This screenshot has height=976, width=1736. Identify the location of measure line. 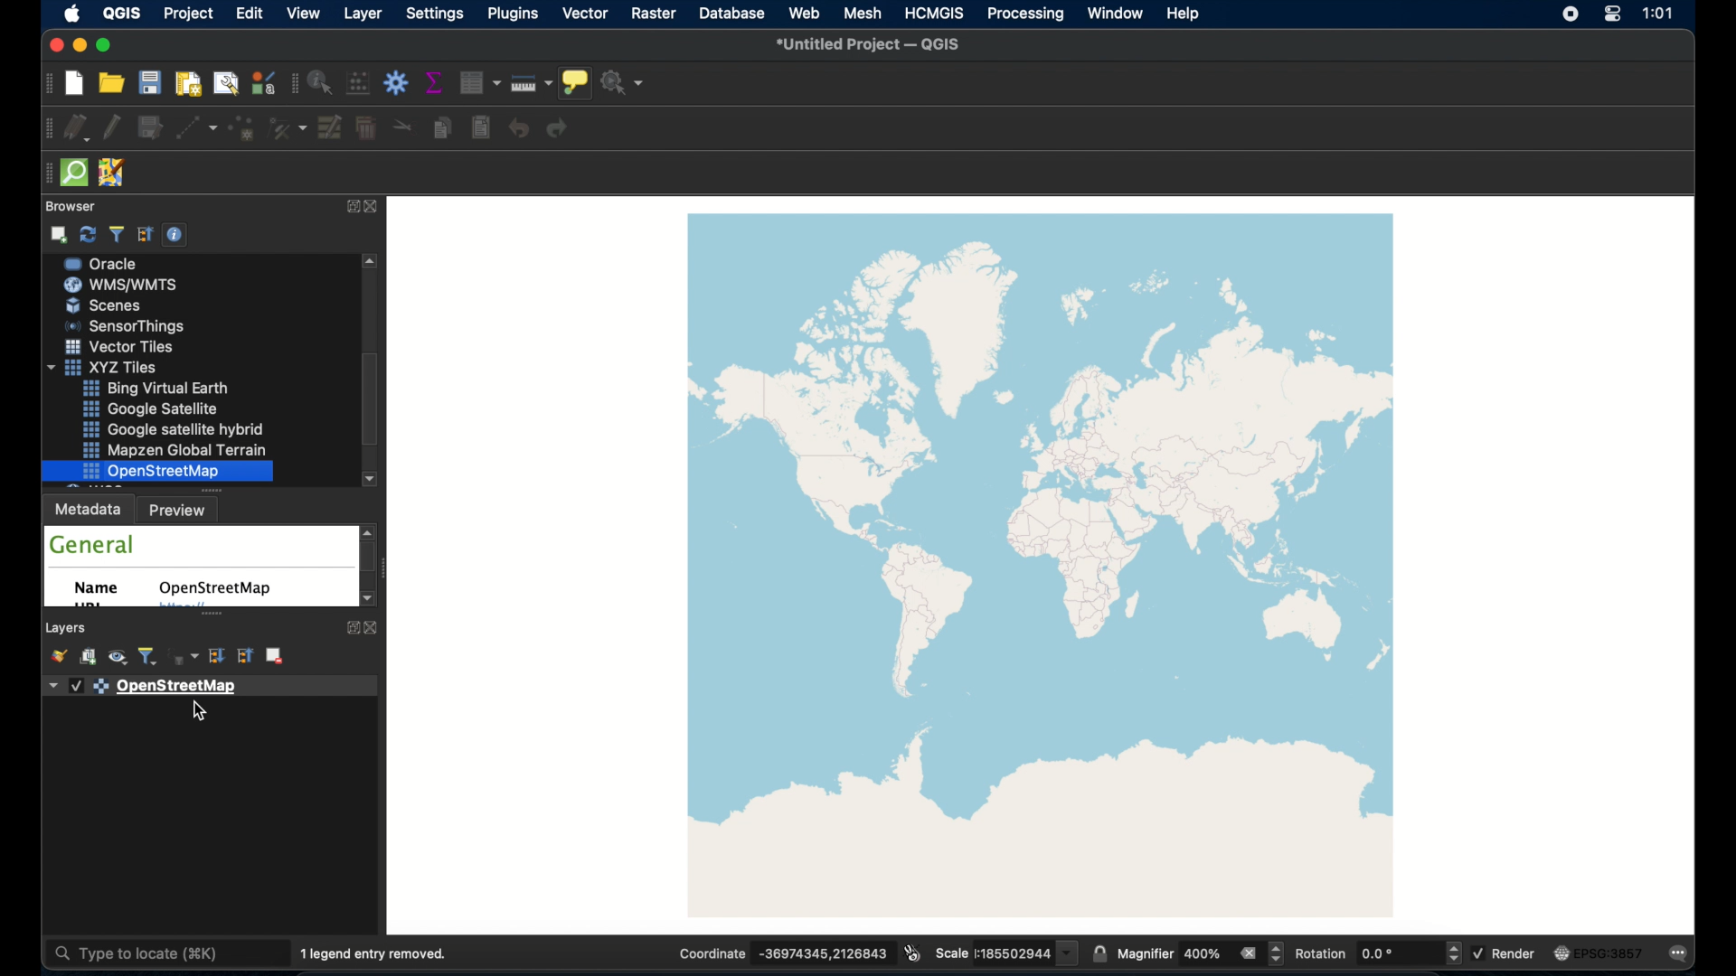
(532, 83).